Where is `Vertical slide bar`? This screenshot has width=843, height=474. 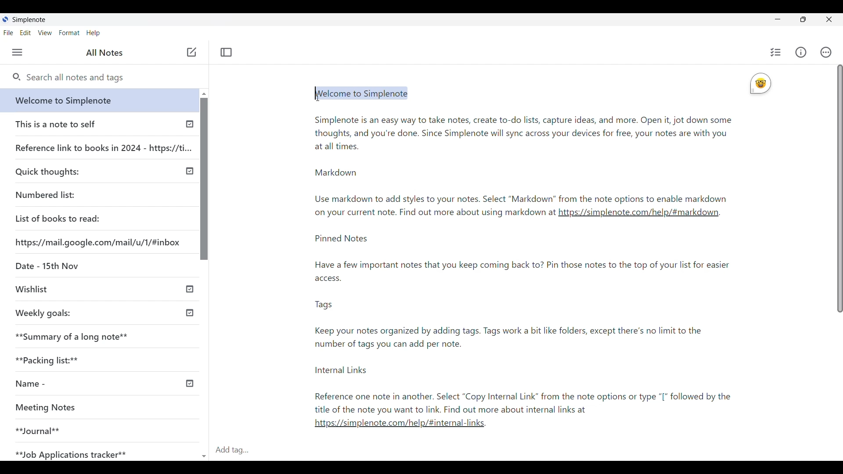
Vertical slide bar is located at coordinates (839, 190).